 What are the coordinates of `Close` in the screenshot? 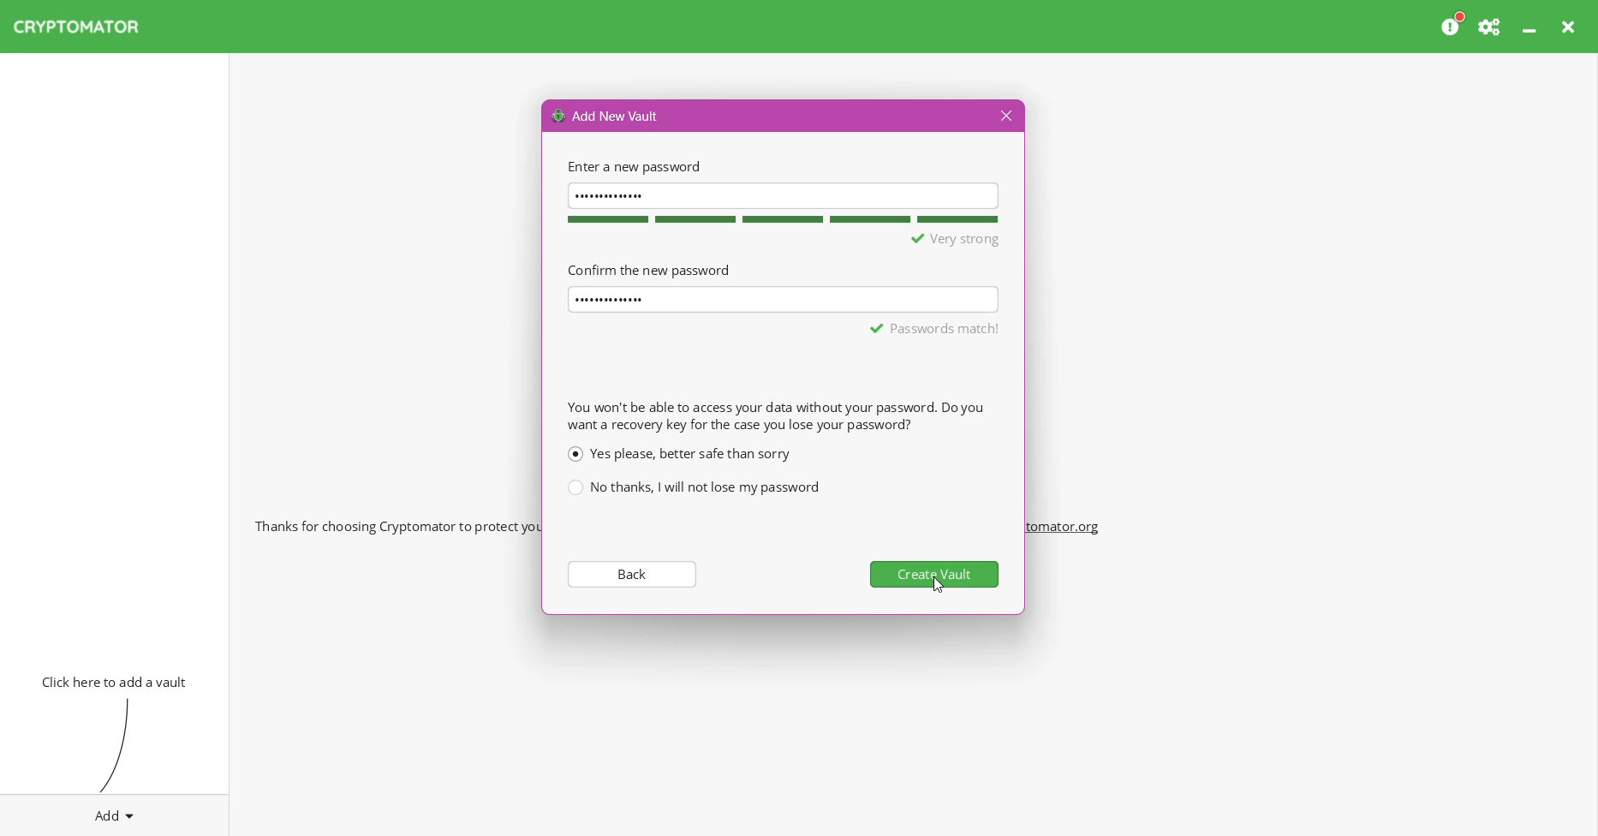 It's located at (1571, 27).